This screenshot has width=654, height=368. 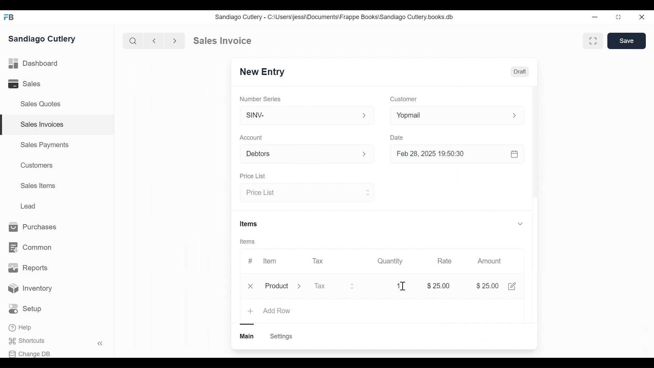 I want to click on Inventory, so click(x=30, y=289).